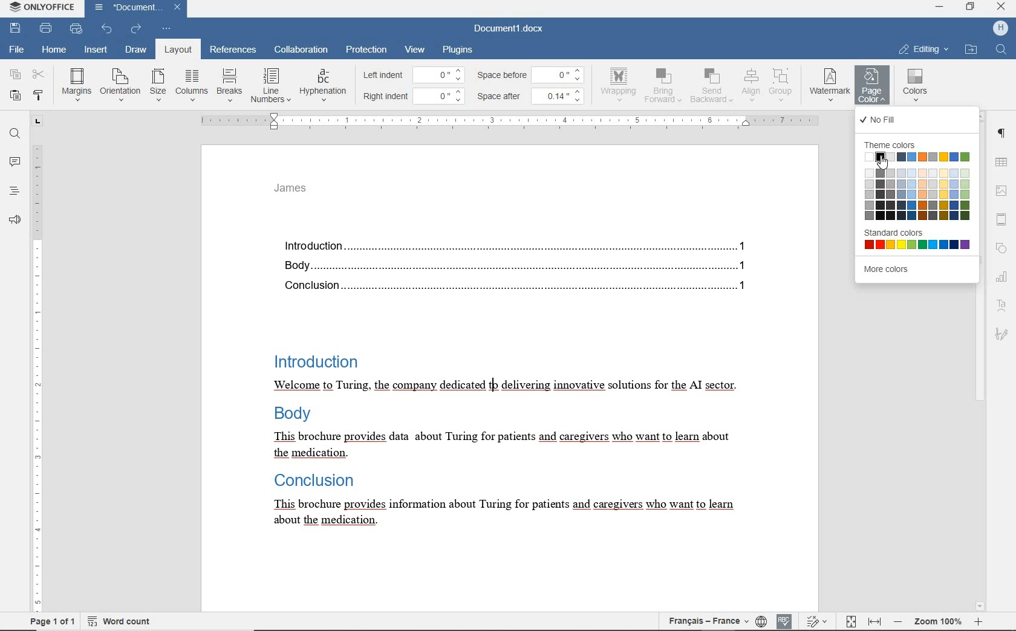  Describe the element at coordinates (885, 163) in the screenshot. I see `cursor` at that location.